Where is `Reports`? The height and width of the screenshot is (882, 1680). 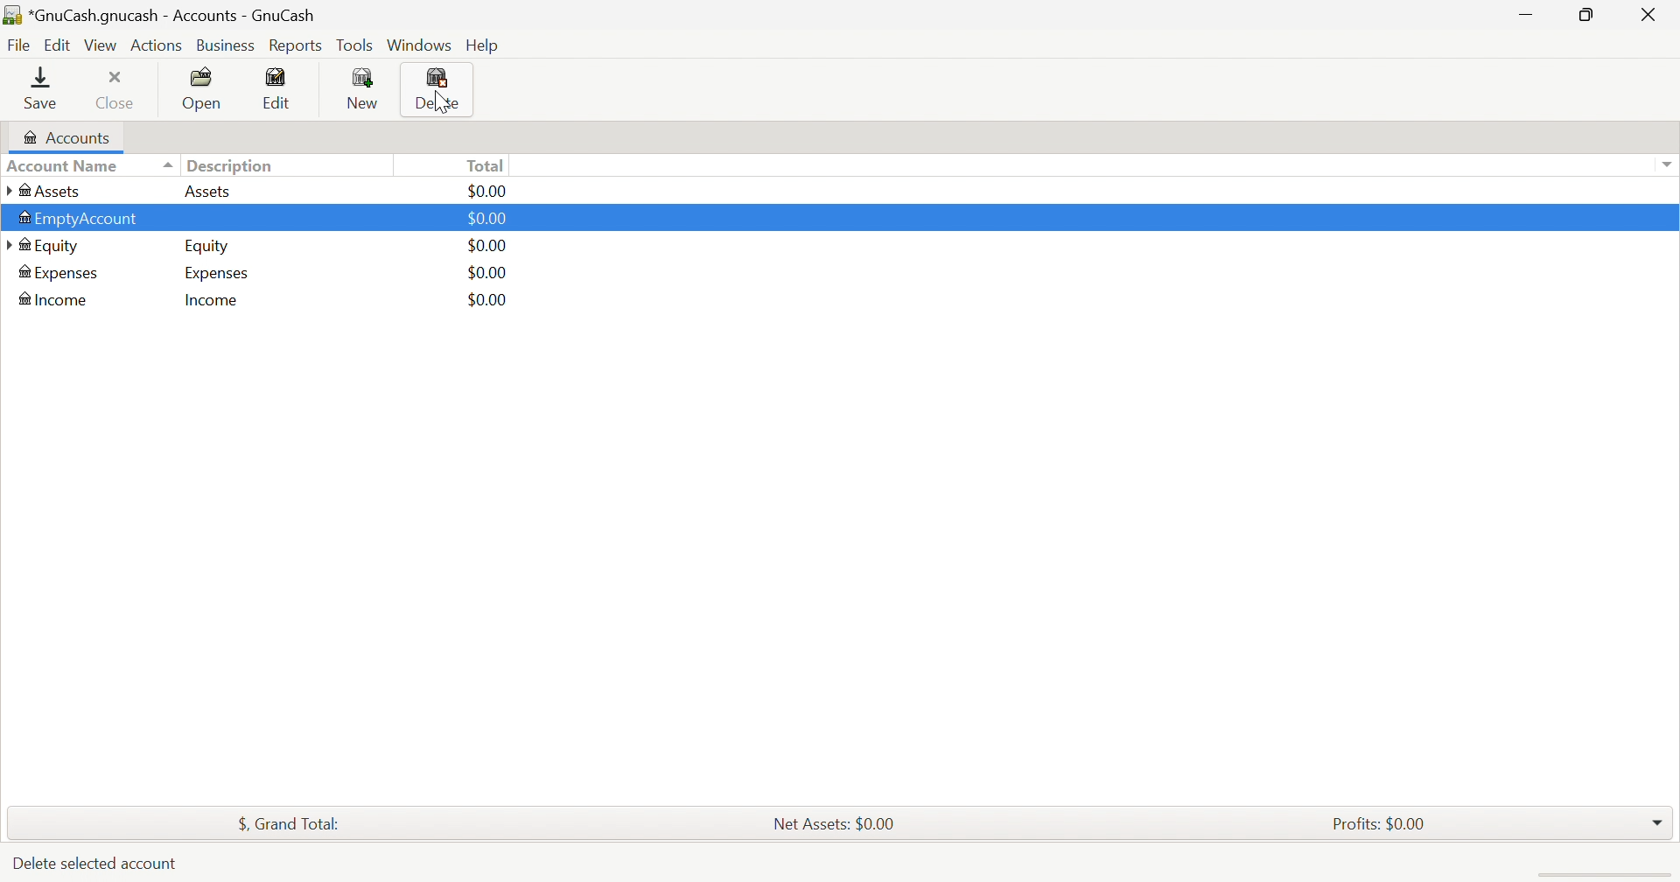 Reports is located at coordinates (300, 46).